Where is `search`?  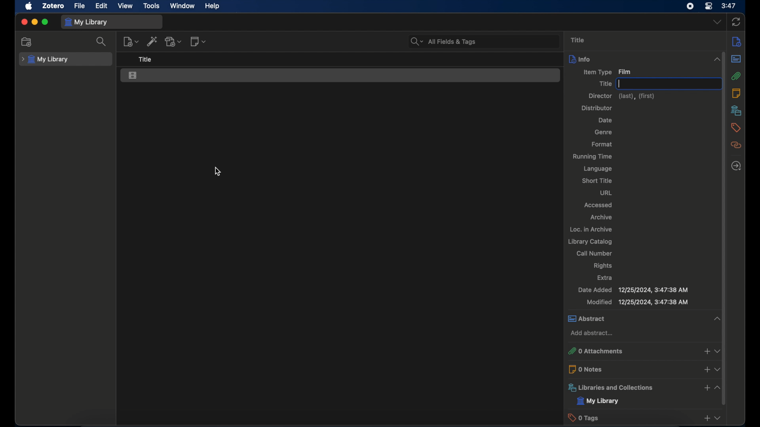 search is located at coordinates (103, 42).